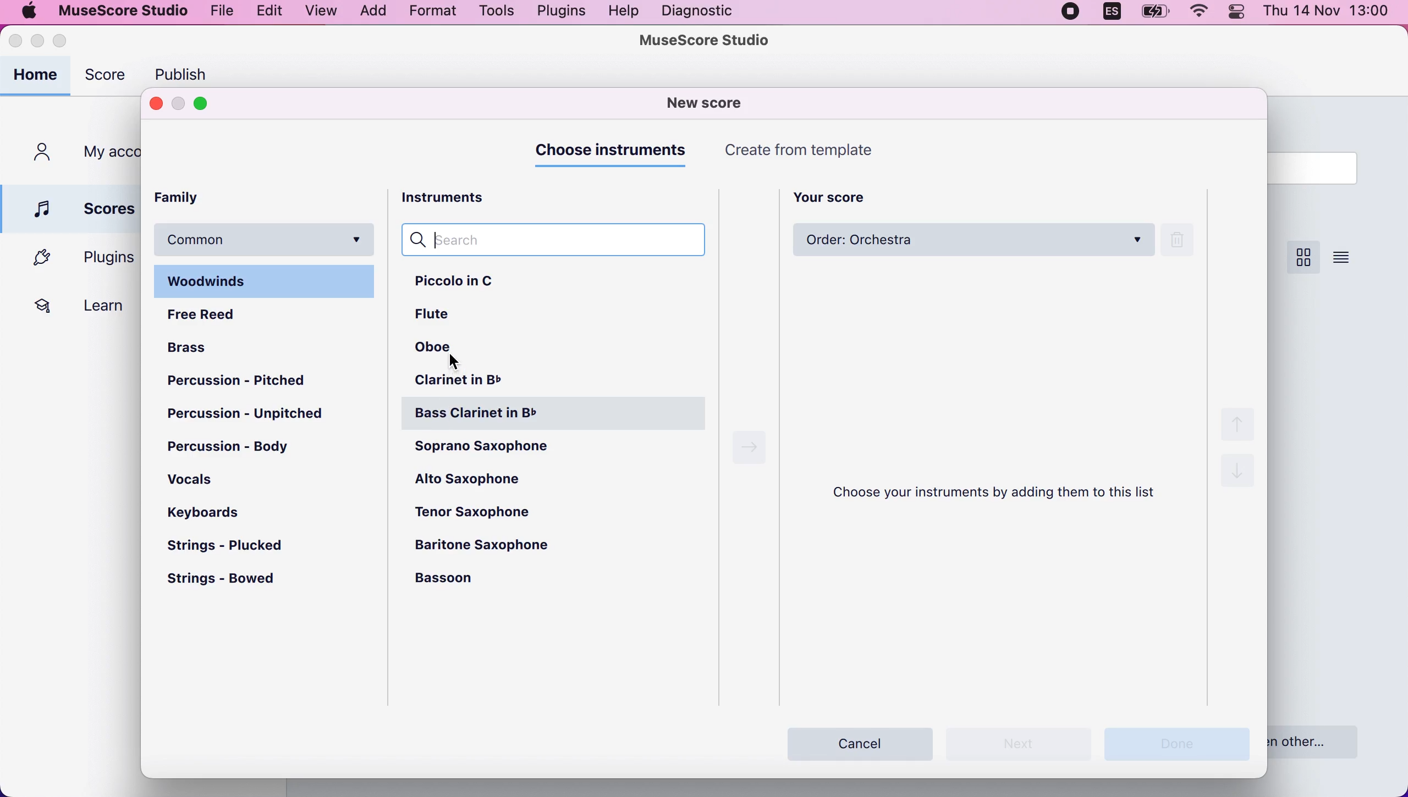 The image size is (1408, 797). Describe the element at coordinates (1184, 744) in the screenshot. I see `done` at that location.